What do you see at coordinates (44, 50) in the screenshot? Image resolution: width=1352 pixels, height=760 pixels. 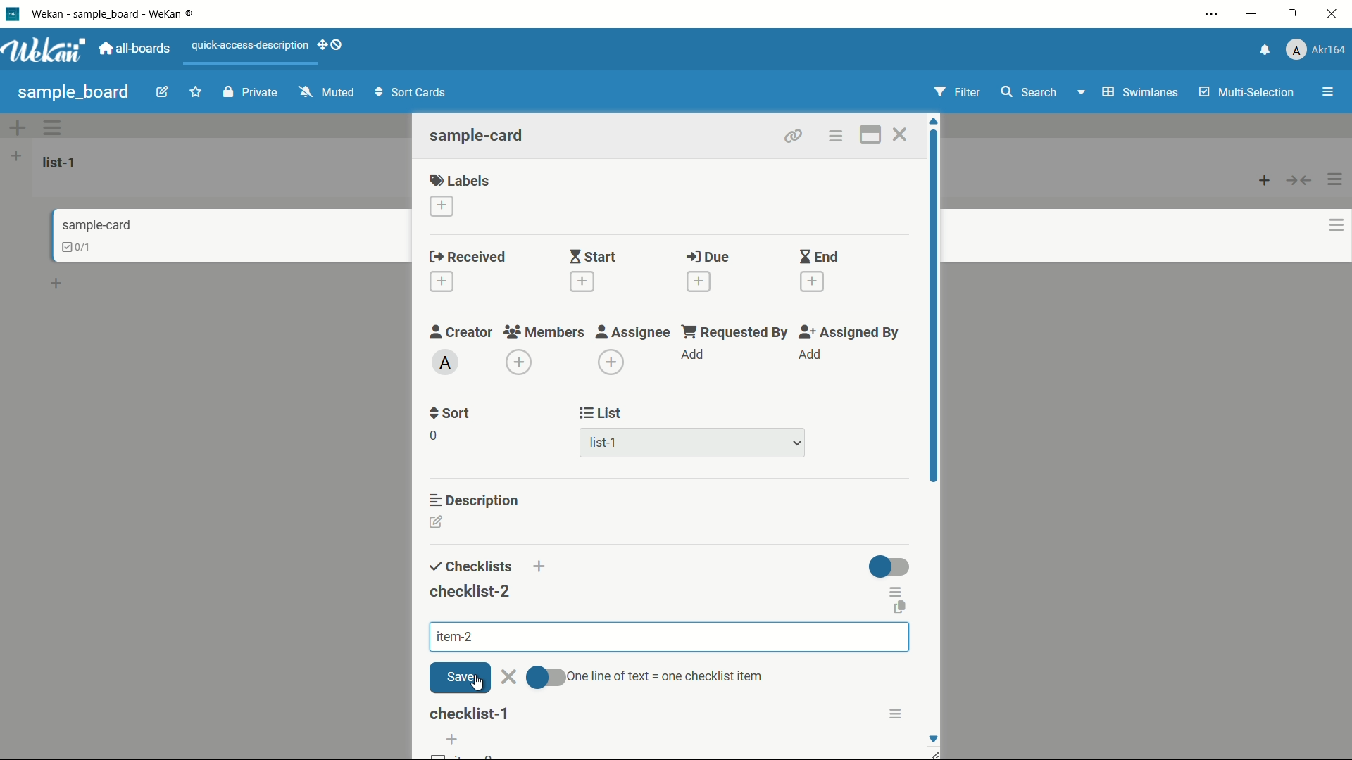 I see `app logo` at bounding box center [44, 50].